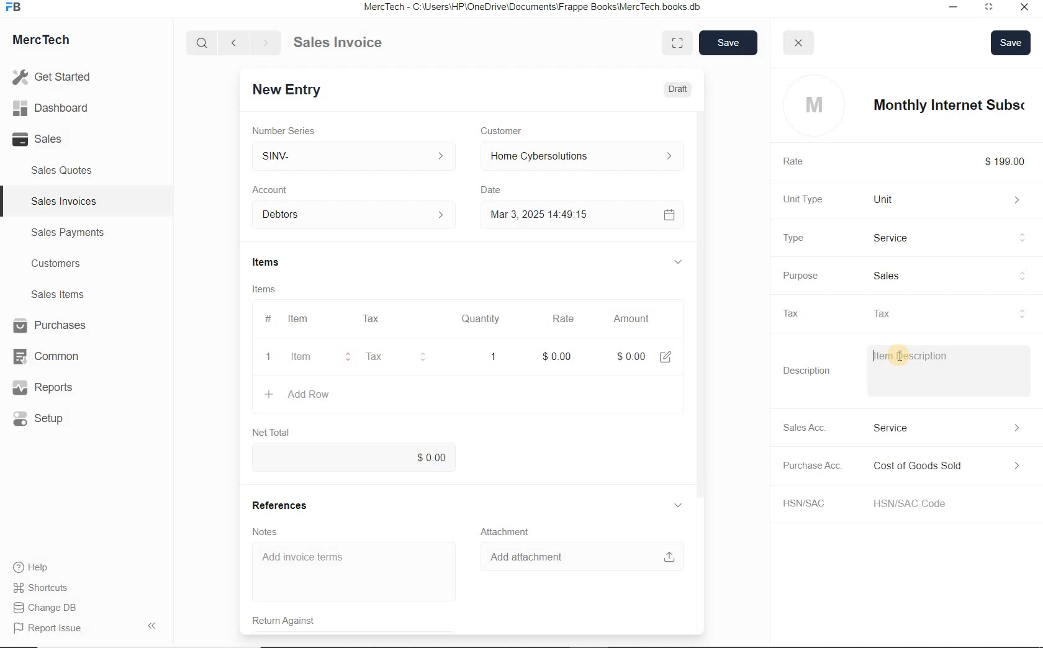 Image resolution: width=1043 pixels, height=648 pixels. I want to click on Description, so click(801, 371).